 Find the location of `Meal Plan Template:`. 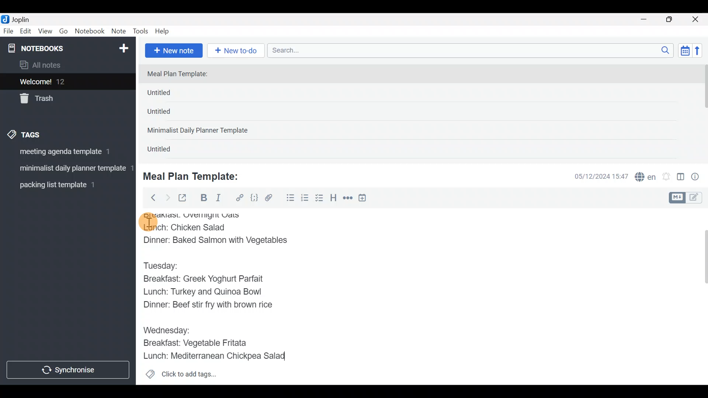

Meal Plan Template: is located at coordinates (182, 74).